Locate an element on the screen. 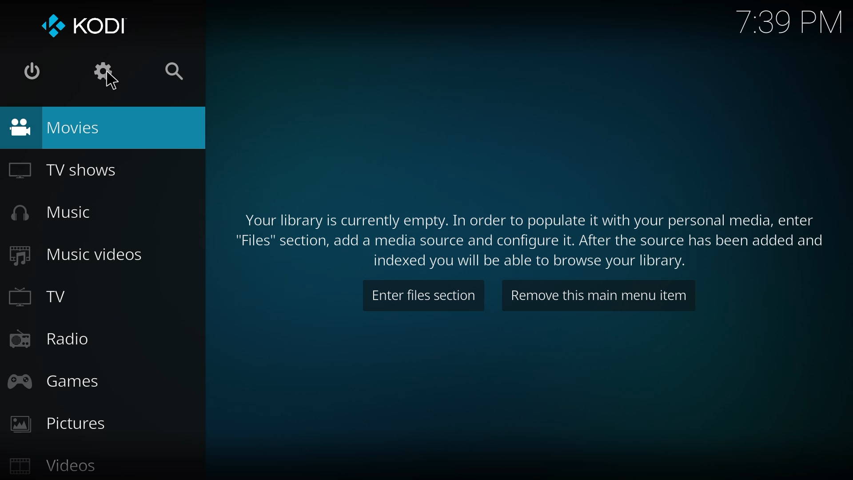 The image size is (853, 480). radio is located at coordinates (47, 340).